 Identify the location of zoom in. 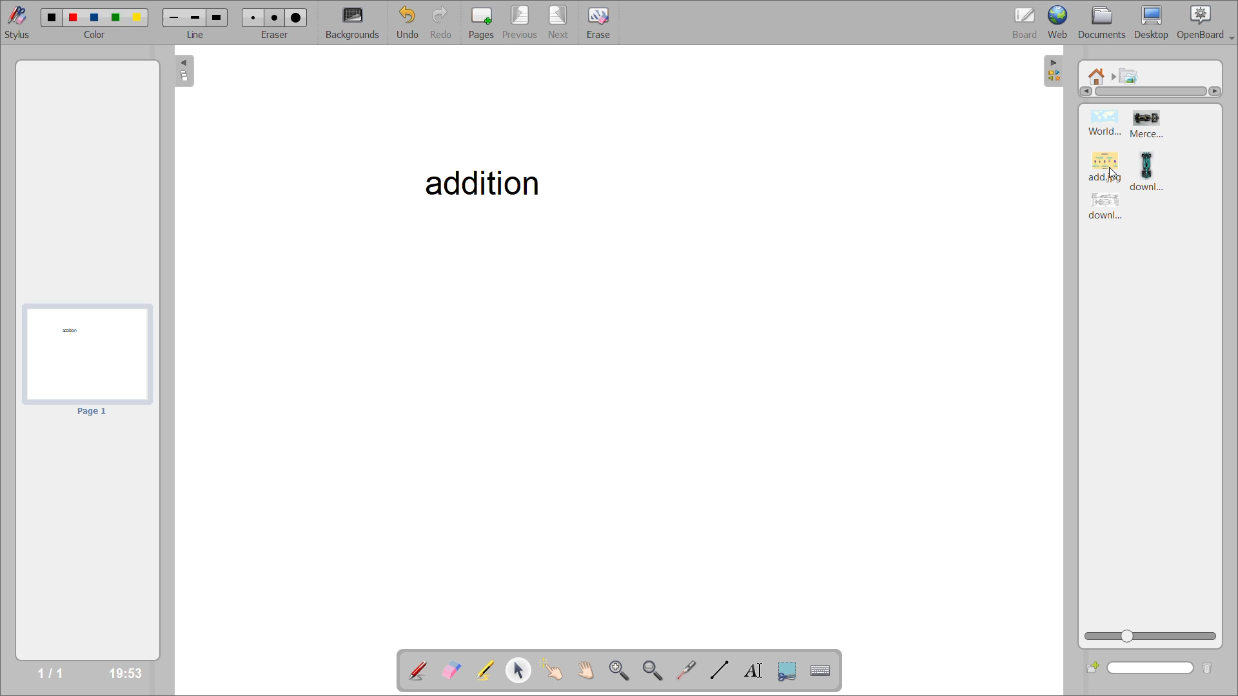
(620, 669).